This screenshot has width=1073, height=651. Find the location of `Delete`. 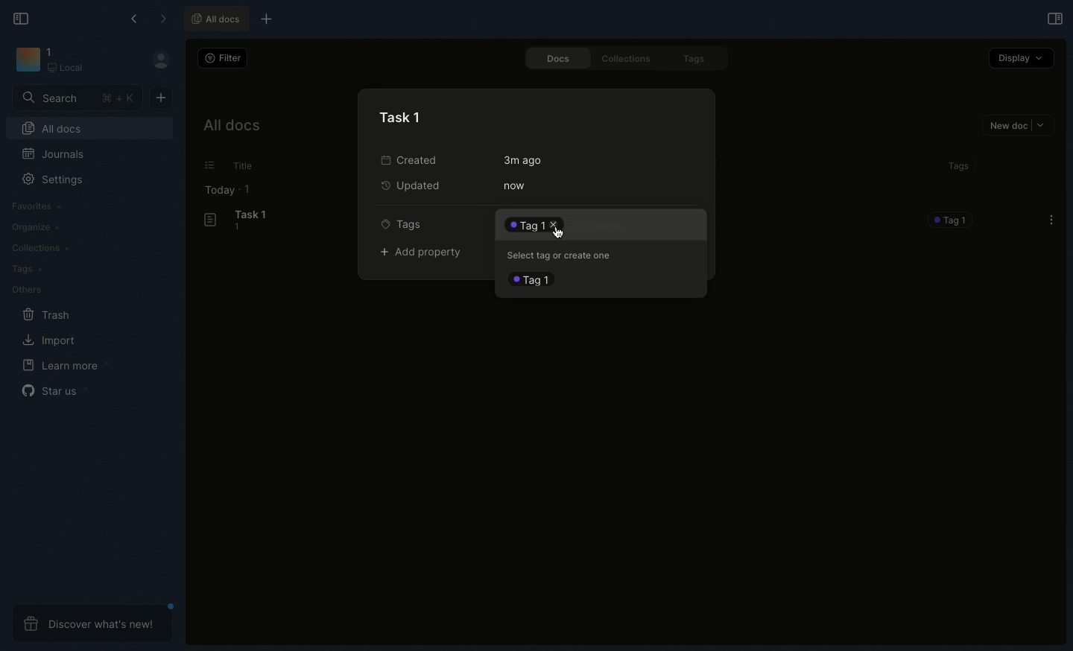

Delete is located at coordinates (528, 224).